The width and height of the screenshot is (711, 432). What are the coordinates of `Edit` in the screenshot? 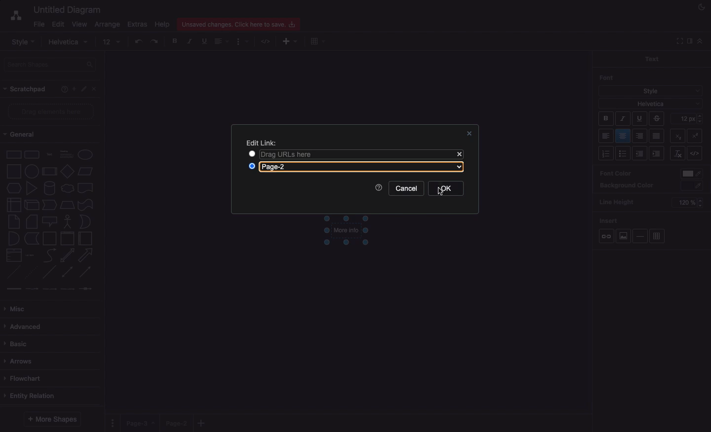 It's located at (58, 25).